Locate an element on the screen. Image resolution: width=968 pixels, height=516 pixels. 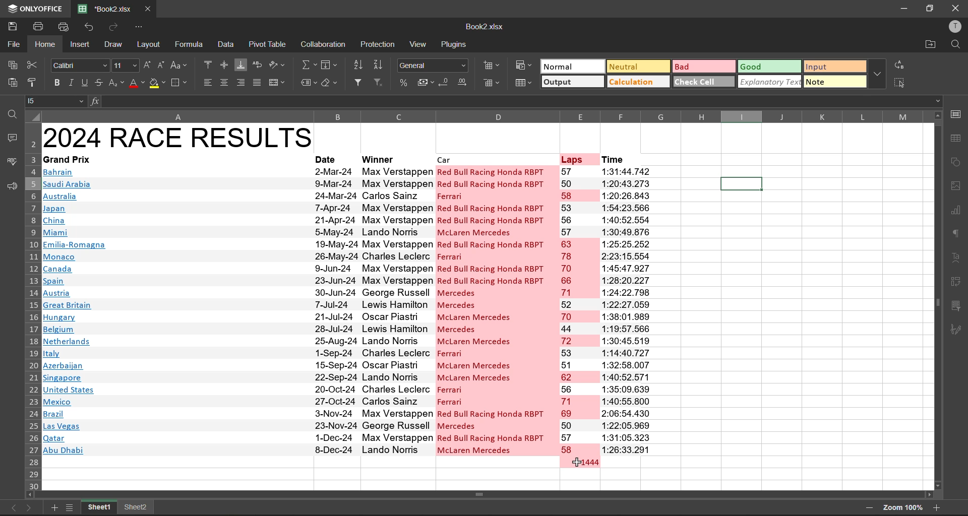
increase decimal is located at coordinates (466, 81).